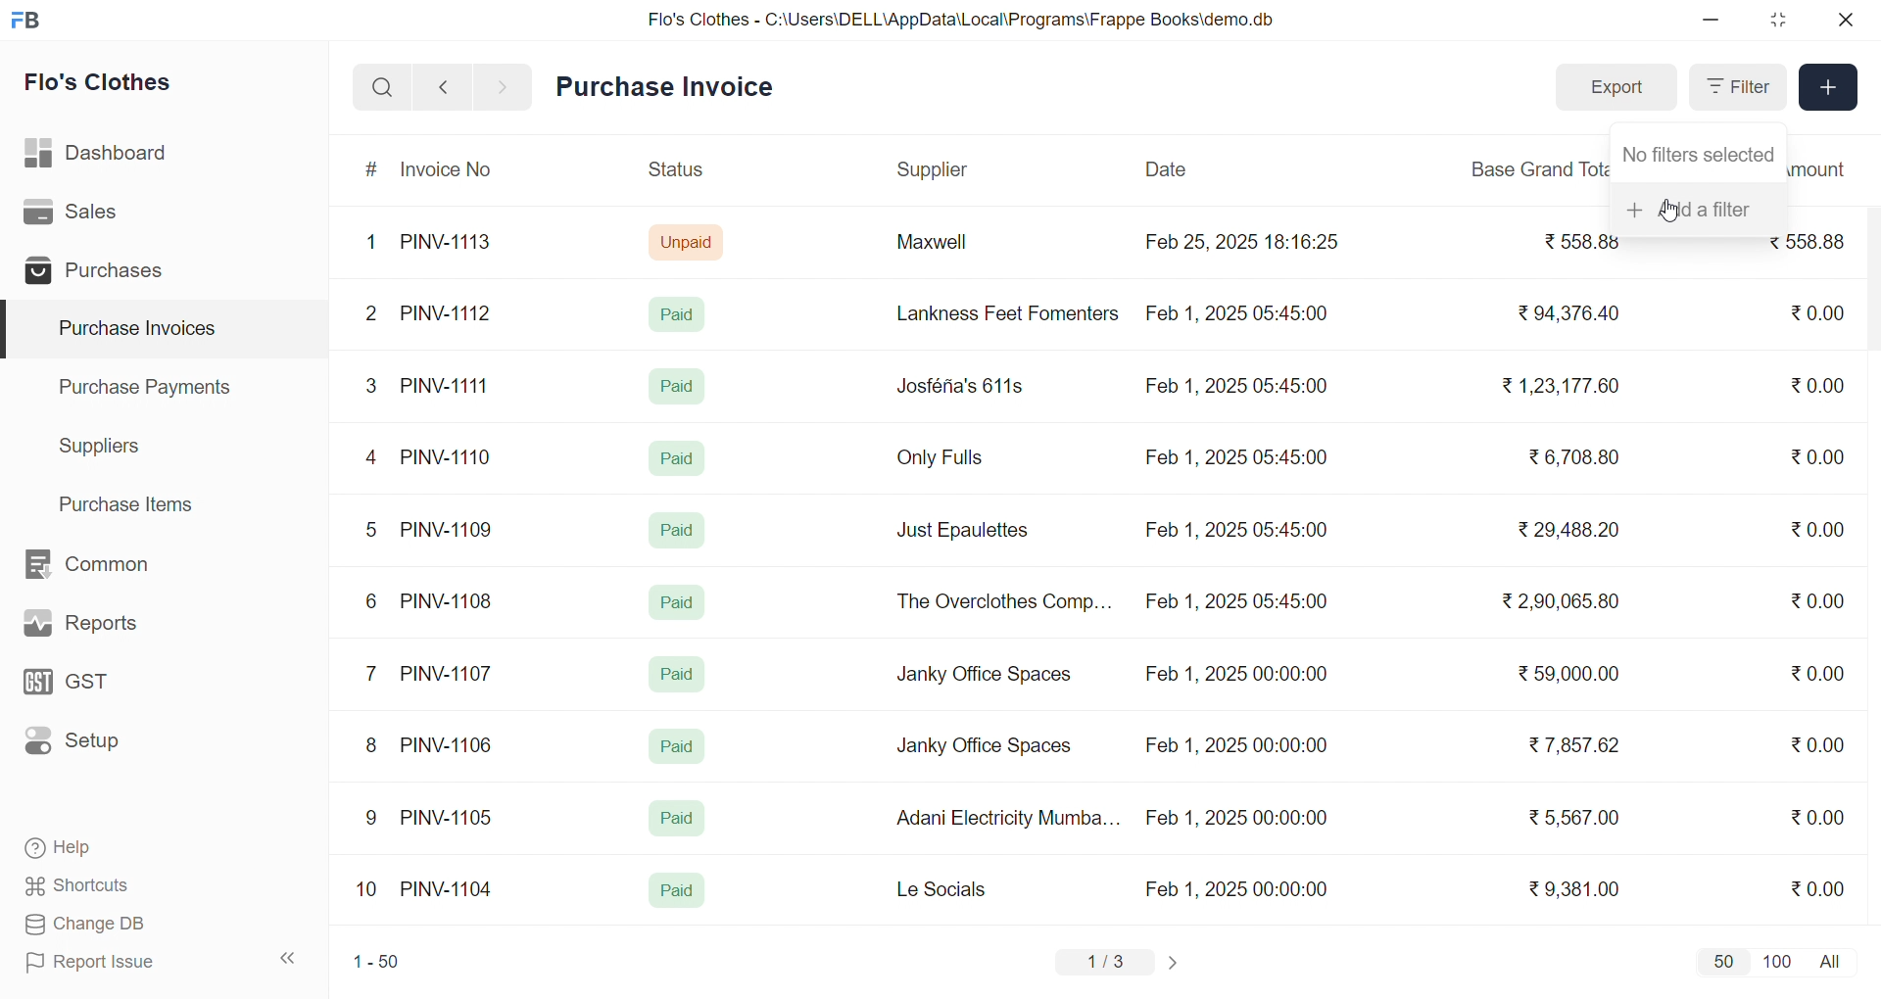 The width and height of the screenshot is (1881, 999). I want to click on Export, so click(1616, 88).